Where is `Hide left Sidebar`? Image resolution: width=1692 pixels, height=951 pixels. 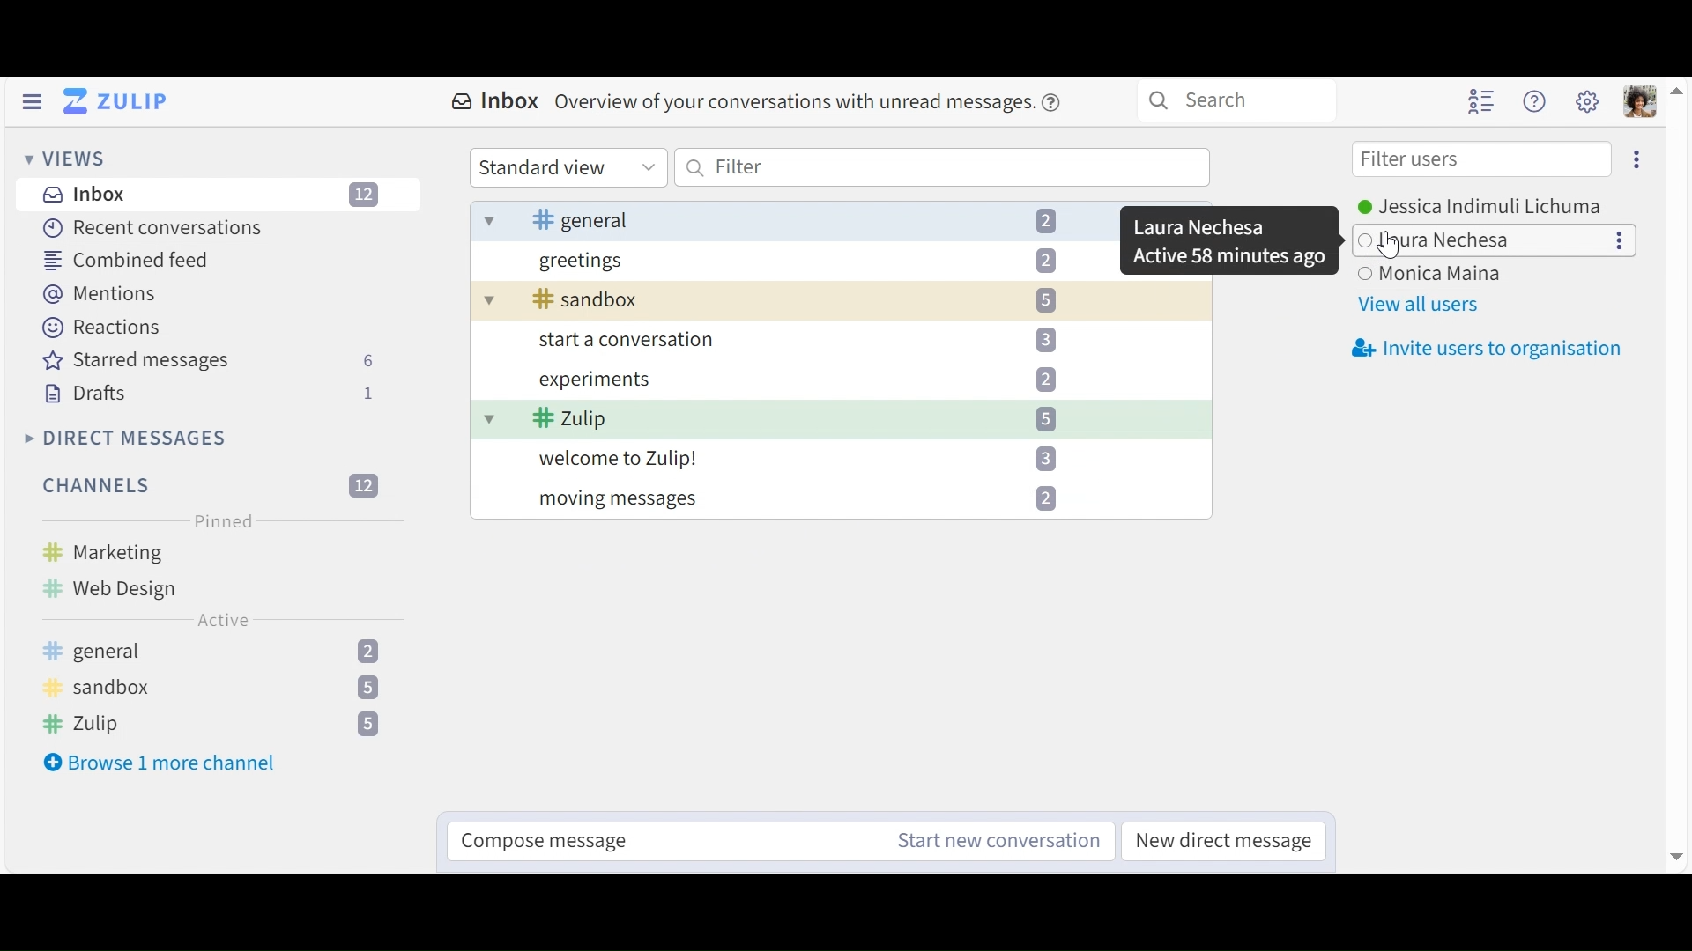 Hide left Sidebar is located at coordinates (33, 101).